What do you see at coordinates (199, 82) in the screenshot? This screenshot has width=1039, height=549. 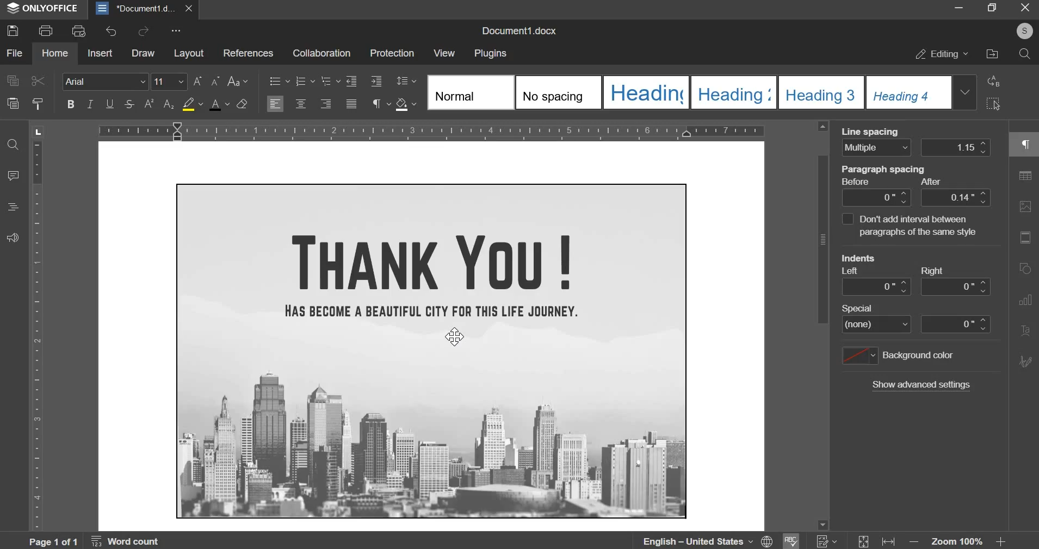 I see `incremental font size` at bounding box center [199, 82].